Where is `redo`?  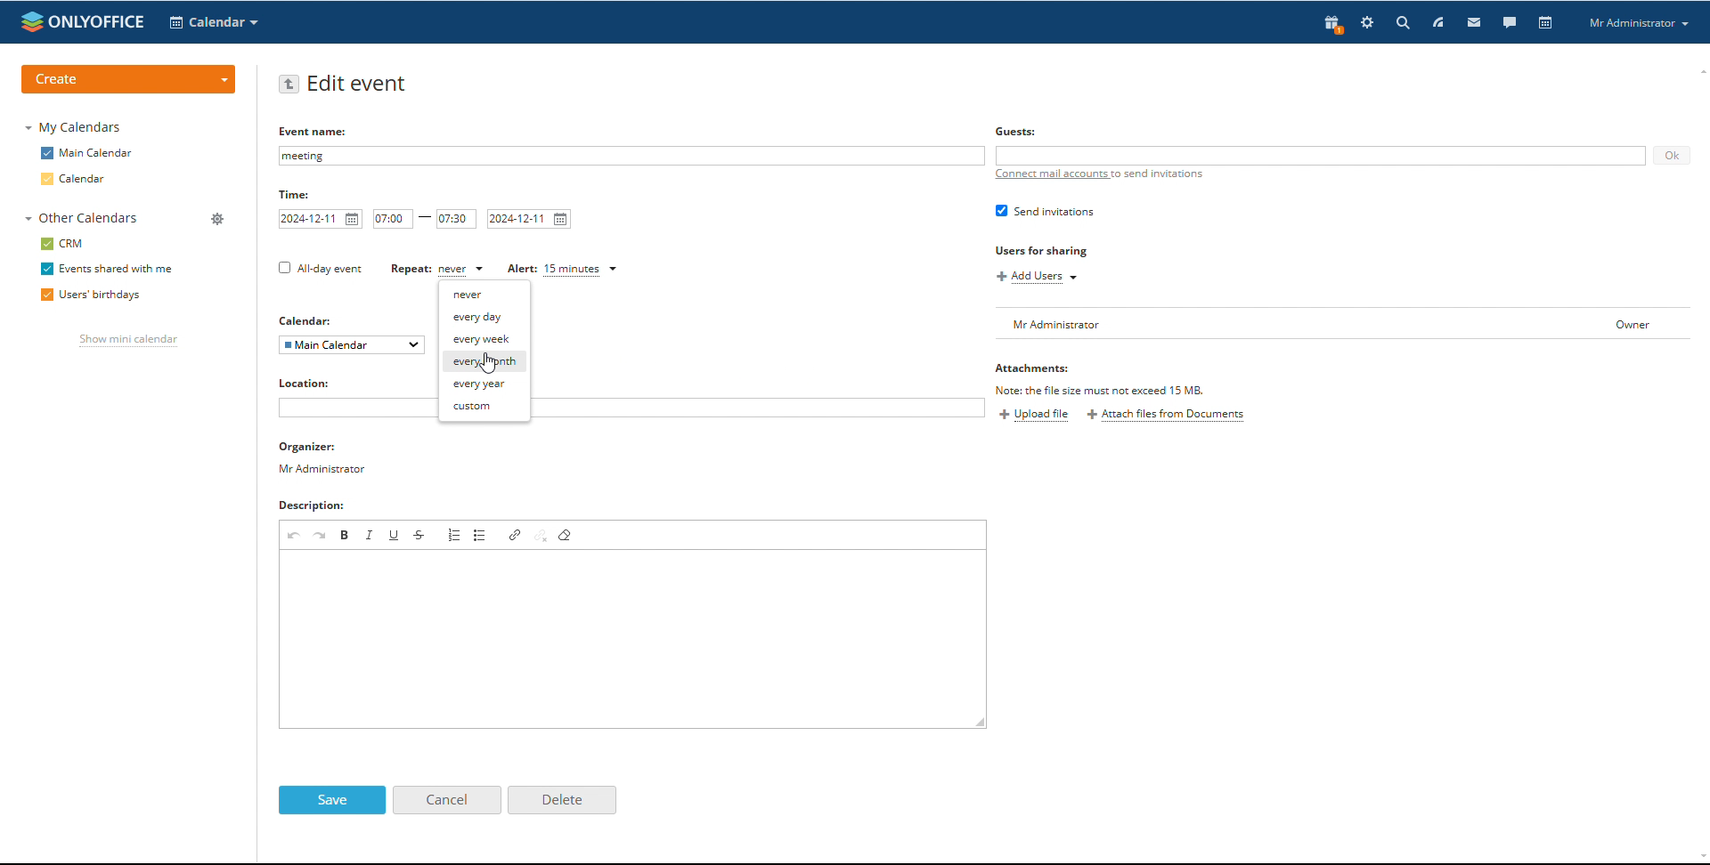
redo is located at coordinates (321, 534).